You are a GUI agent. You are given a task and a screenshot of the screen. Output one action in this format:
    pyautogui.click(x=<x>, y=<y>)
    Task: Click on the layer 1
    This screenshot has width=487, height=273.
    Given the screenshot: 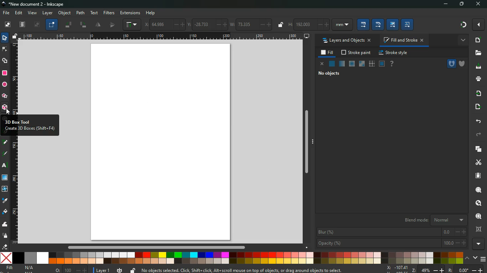 What is the action you would take?
    pyautogui.click(x=103, y=269)
    